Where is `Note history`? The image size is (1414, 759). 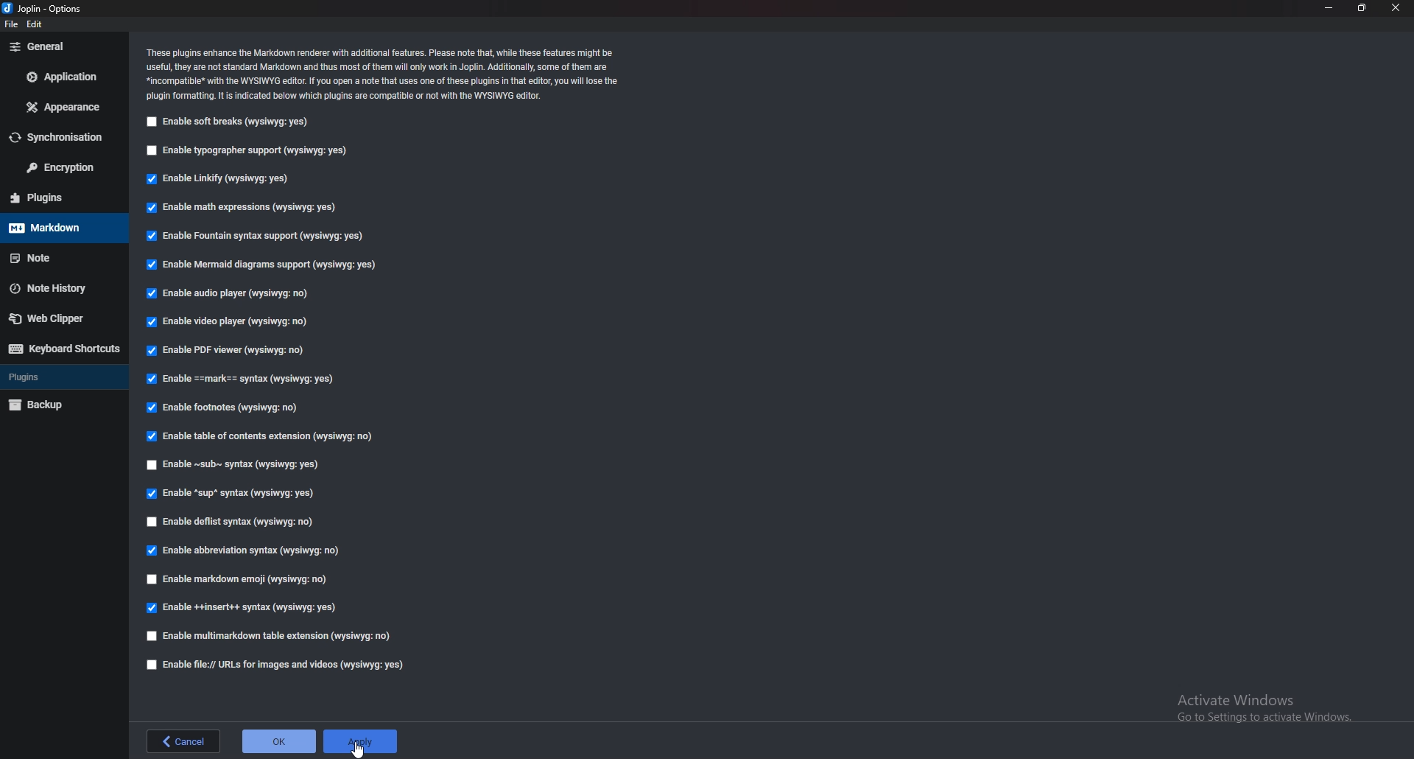 Note history is located at coordinates (58, 287).